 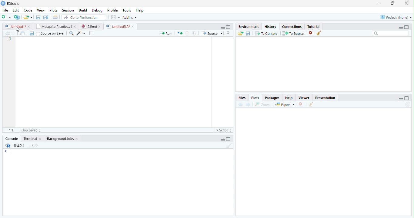 I want to click on New file, so click(x=6, y=17).